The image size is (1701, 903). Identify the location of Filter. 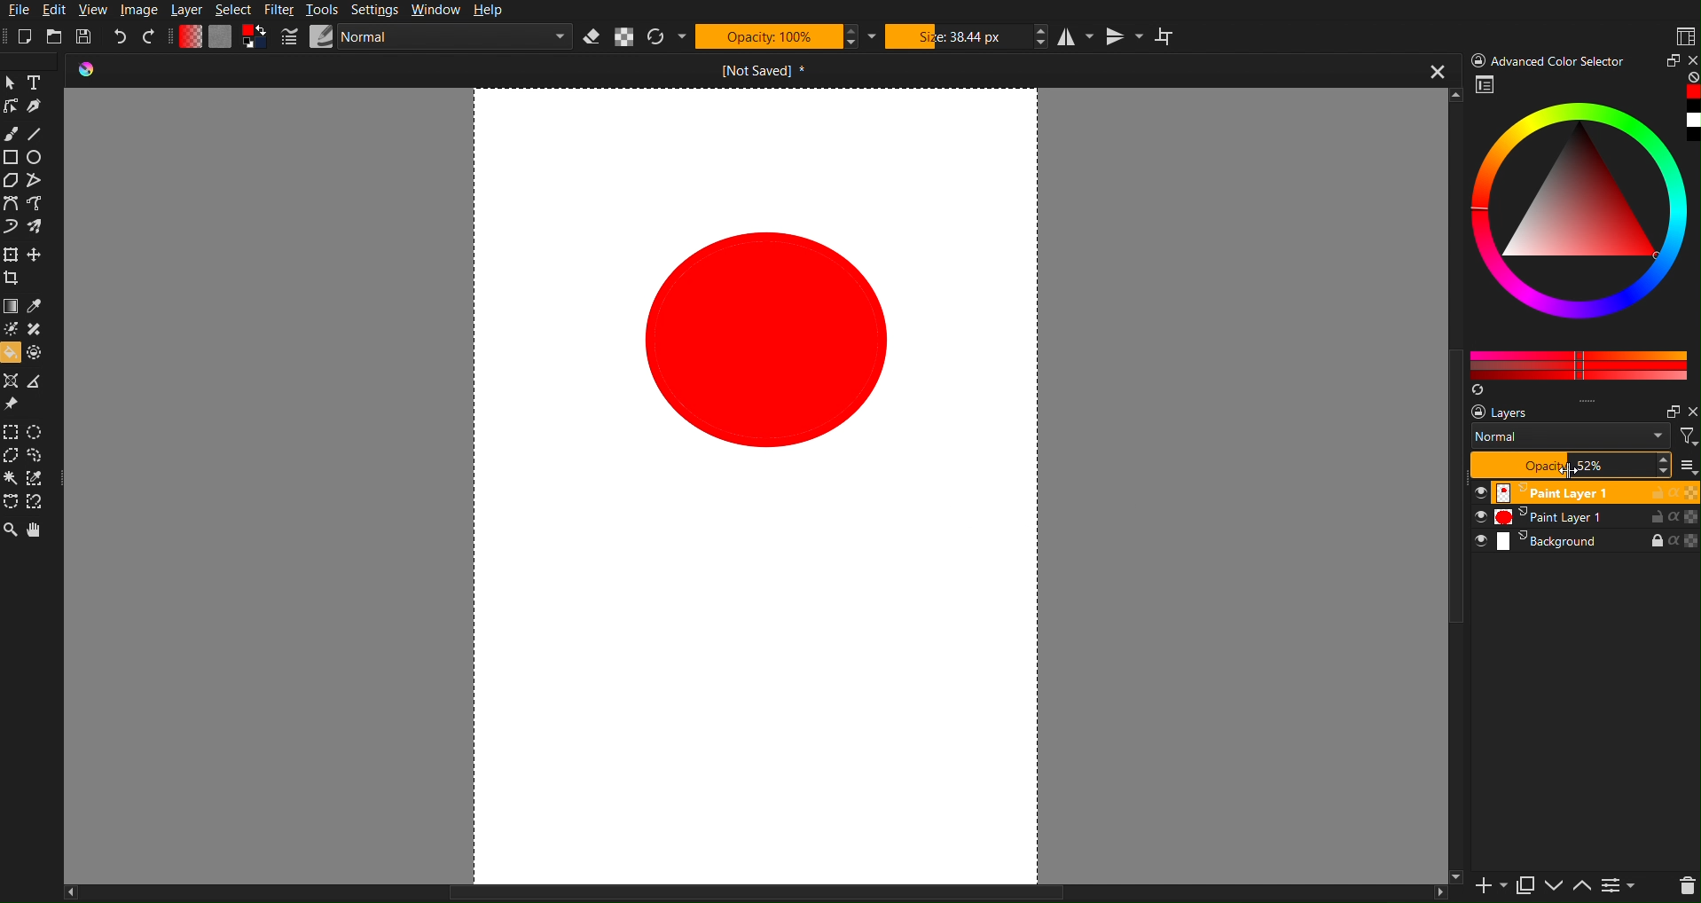
(1690, 439).